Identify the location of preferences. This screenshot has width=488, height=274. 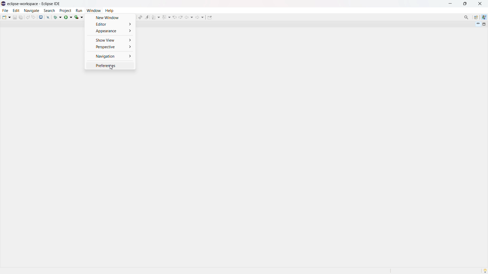
(110, 66).